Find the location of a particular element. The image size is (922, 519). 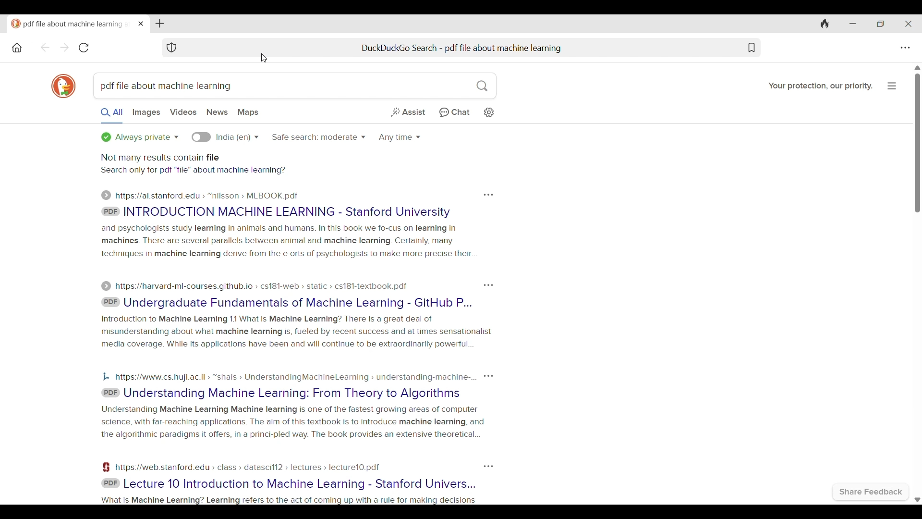

Change search settings is located at coordinates (489, 112).